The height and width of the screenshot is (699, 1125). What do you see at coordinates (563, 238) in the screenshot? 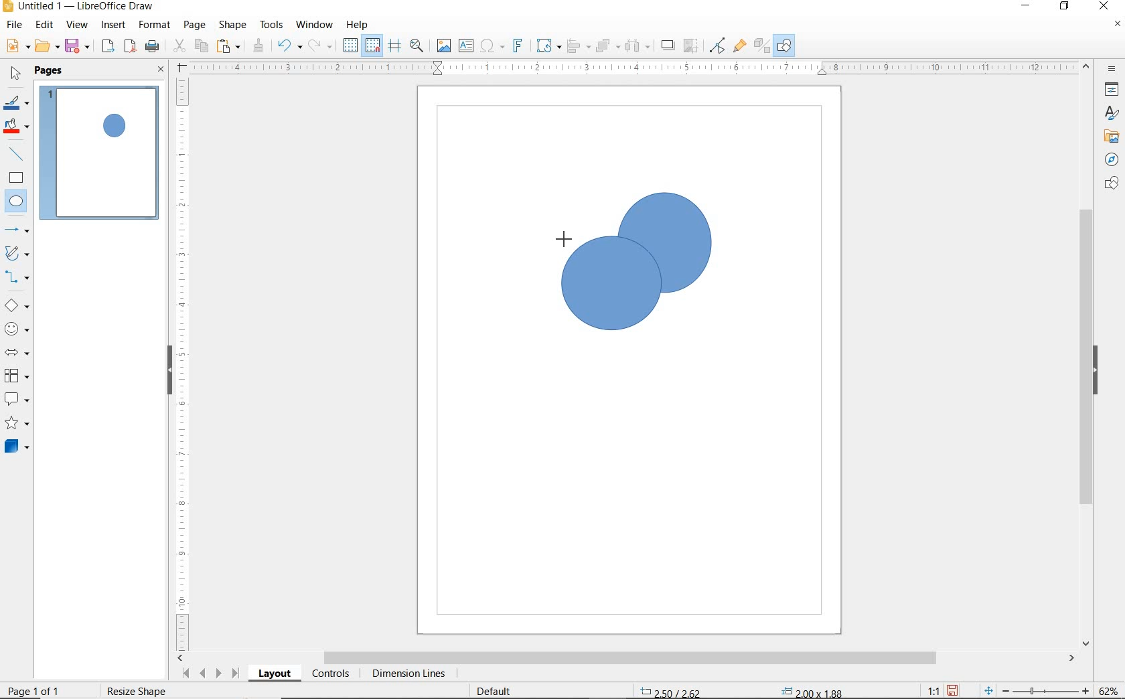
I see `ELLIPSE TOOL AT DRAG` at bounding box center [563, 238].